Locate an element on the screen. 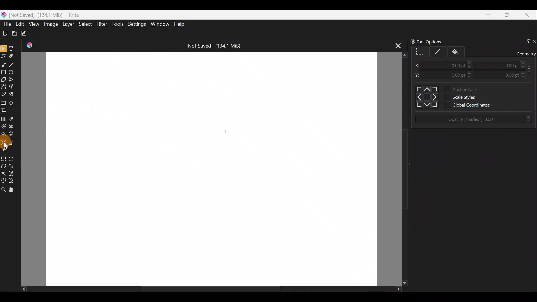 The image size is (537, 302). Open existing document is located at coordinates (14, 33).